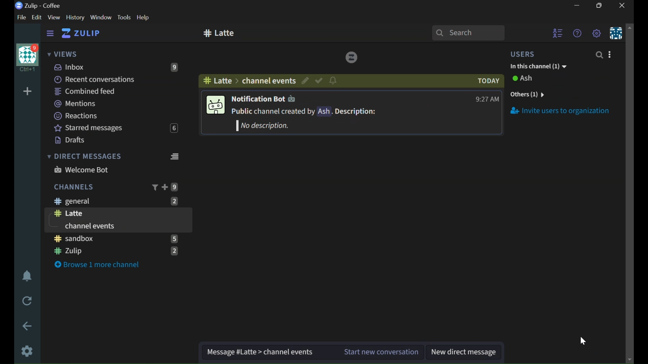 This screenshot has width=648, height=364. I want to click on USER PROFILE, so click(26, 58).